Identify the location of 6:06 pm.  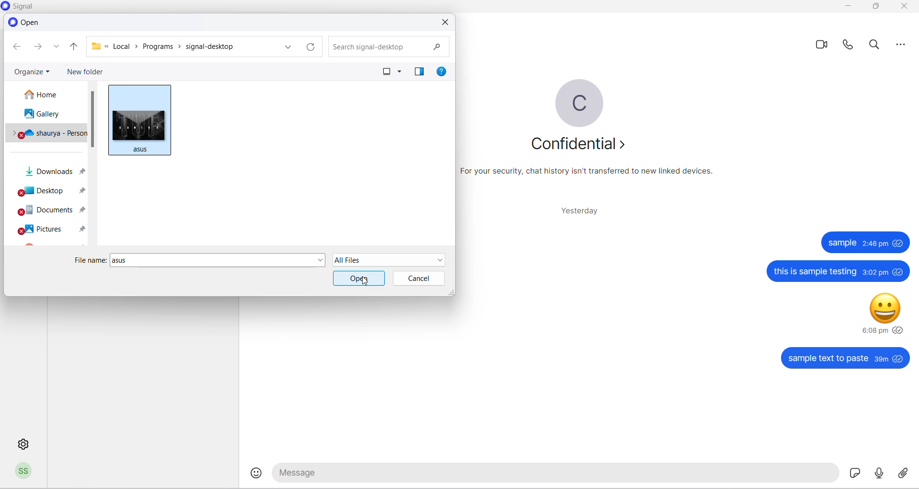
(874, 330).